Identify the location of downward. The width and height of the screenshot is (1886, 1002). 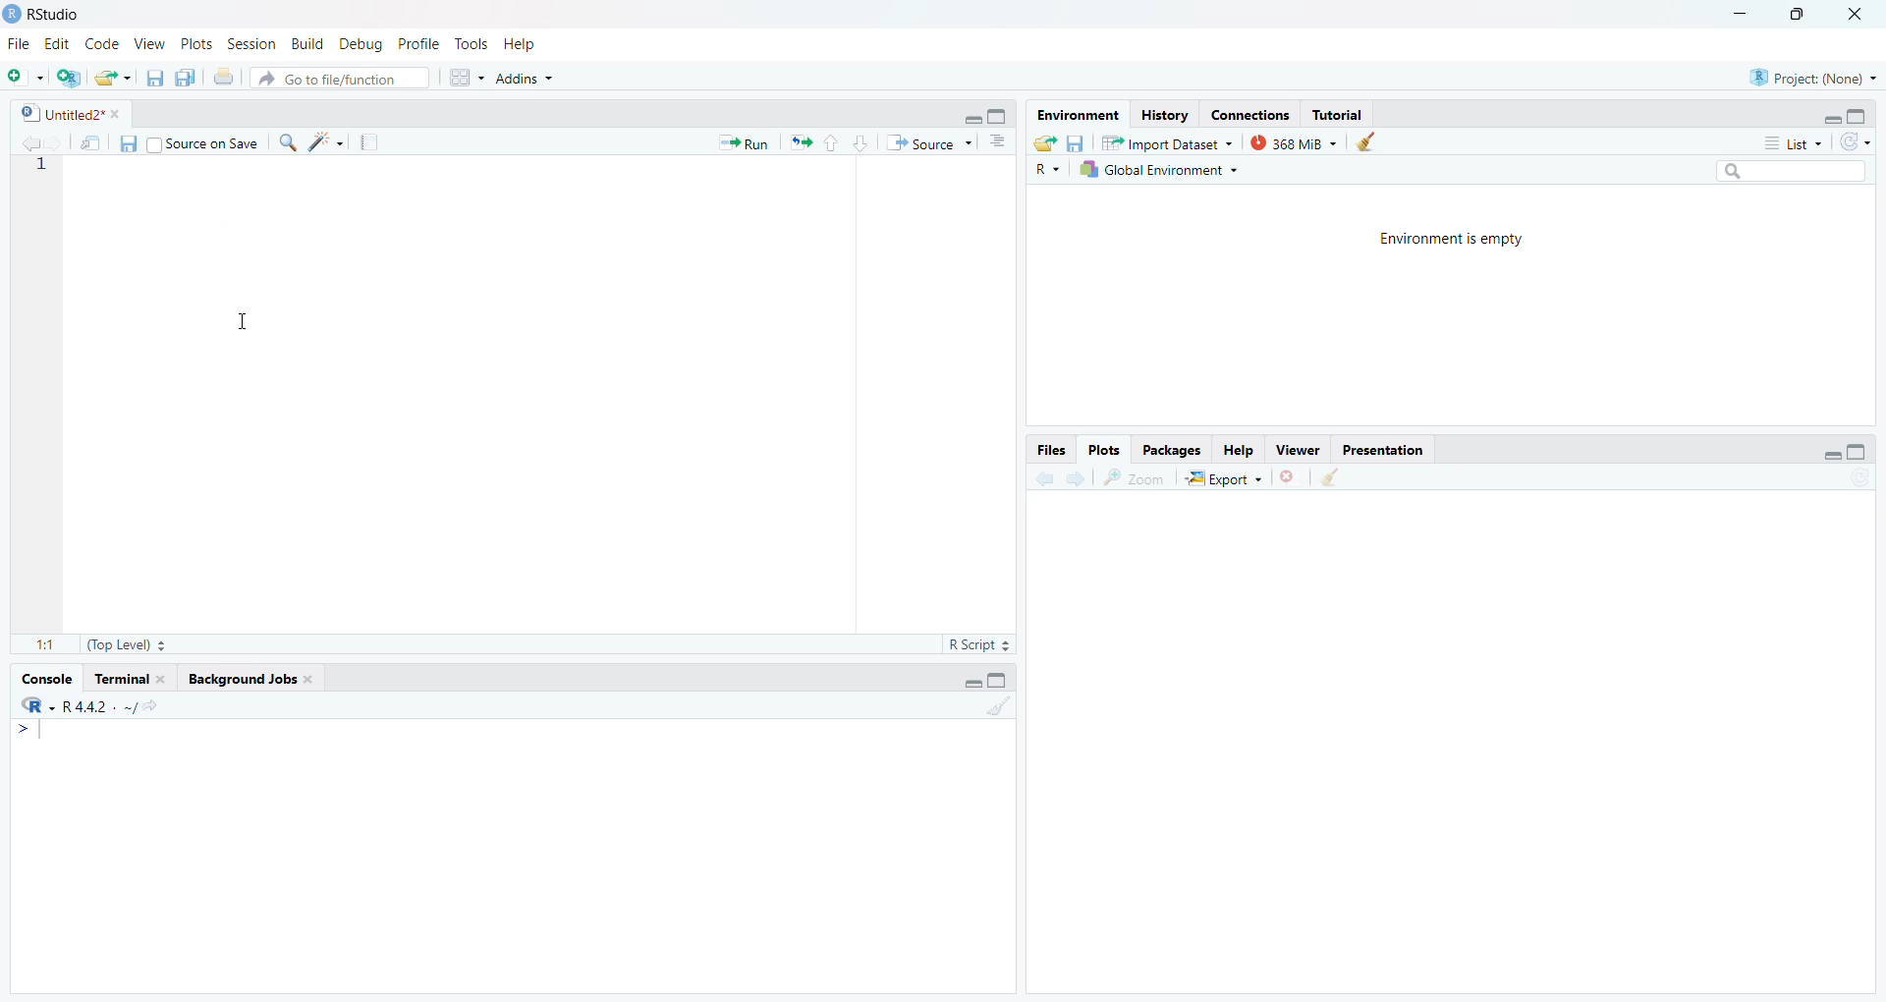
(862, 145).